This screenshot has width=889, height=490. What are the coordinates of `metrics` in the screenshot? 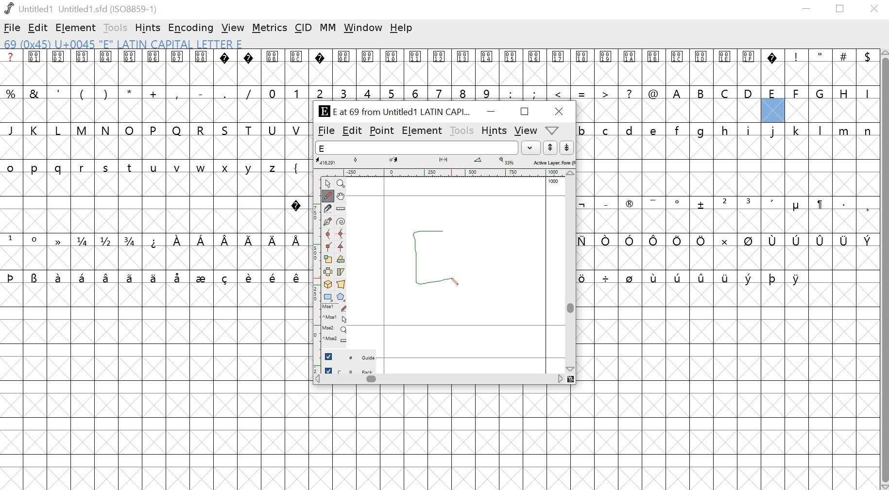 It's located at (270, 29).